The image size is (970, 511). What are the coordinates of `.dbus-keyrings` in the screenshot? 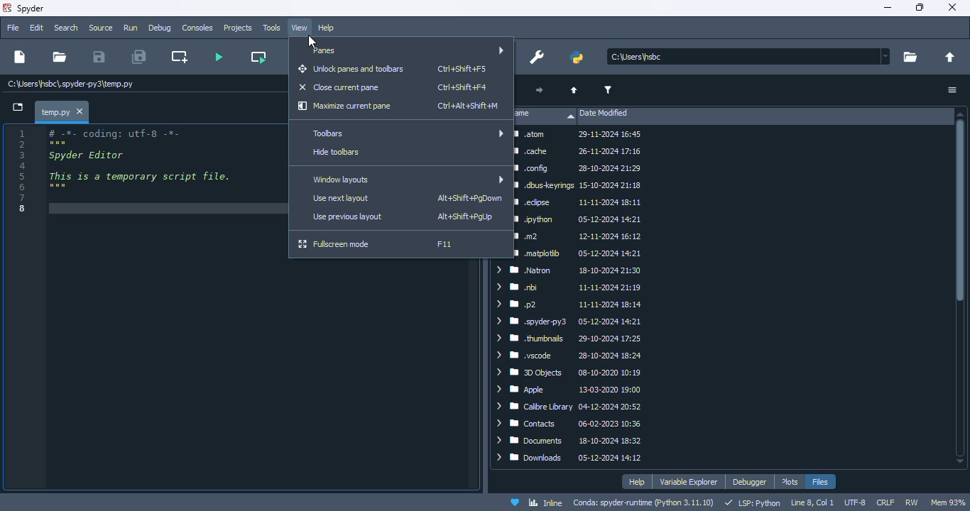 It's located at (578, 185).